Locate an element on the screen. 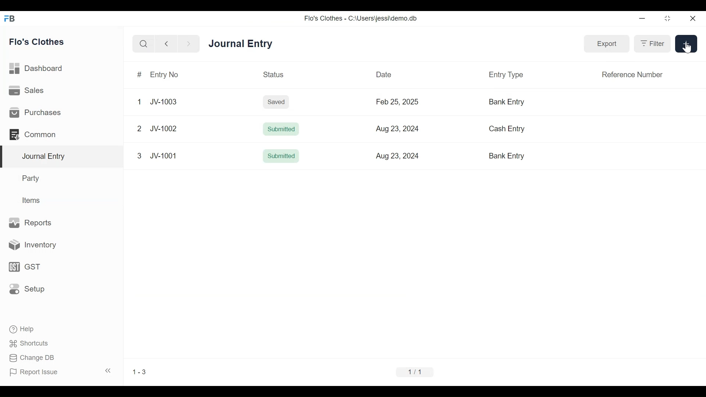  Entry No is located at coordinates (164, 75).